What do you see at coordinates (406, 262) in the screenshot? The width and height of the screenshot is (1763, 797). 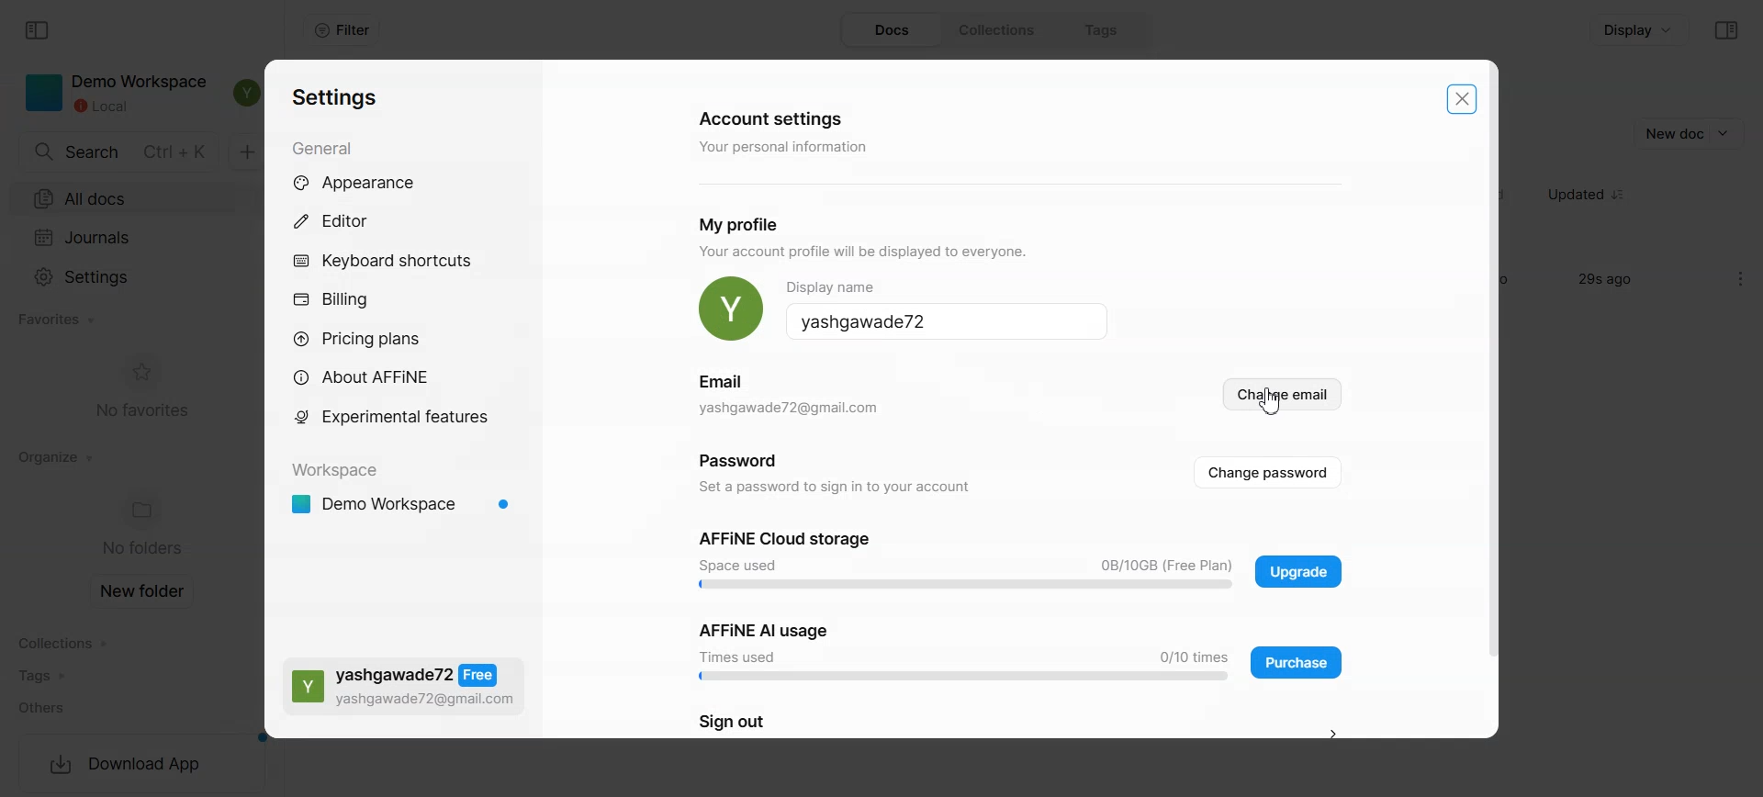 I see `Keyboard shortcuts` at bounding box center [406, 262].